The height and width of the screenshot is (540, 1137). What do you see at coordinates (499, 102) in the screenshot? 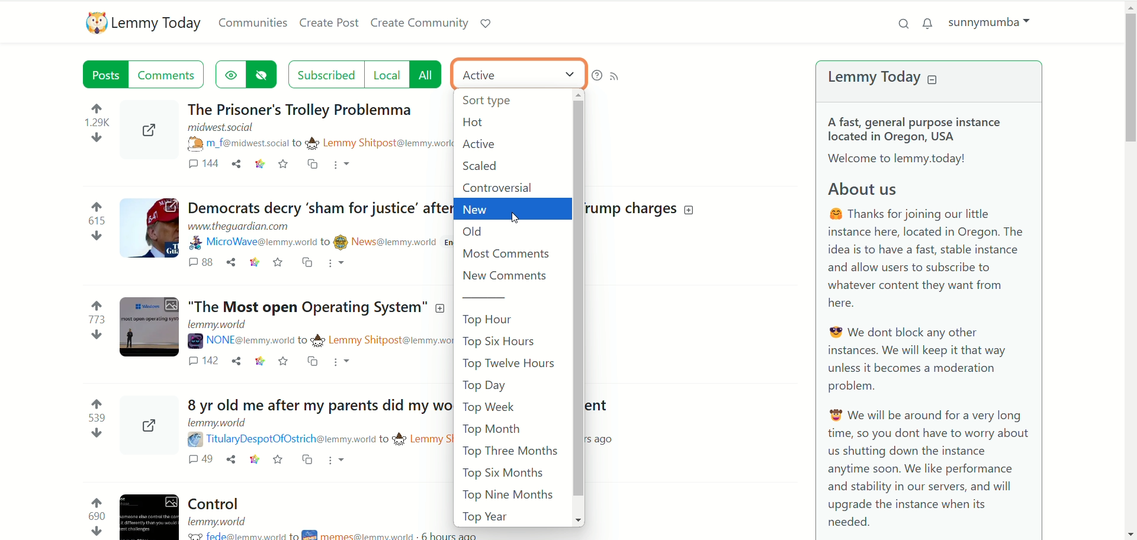
I see `sort type` at bounding box center [499, 102].